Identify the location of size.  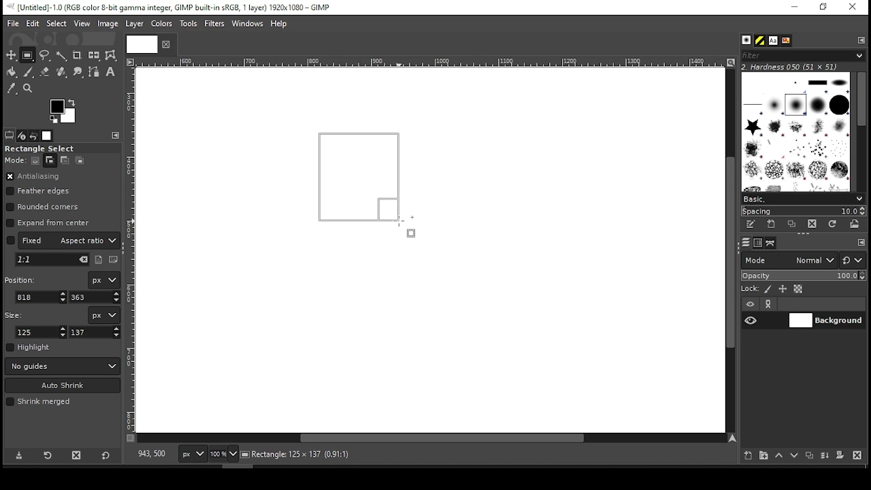
(16, 314).